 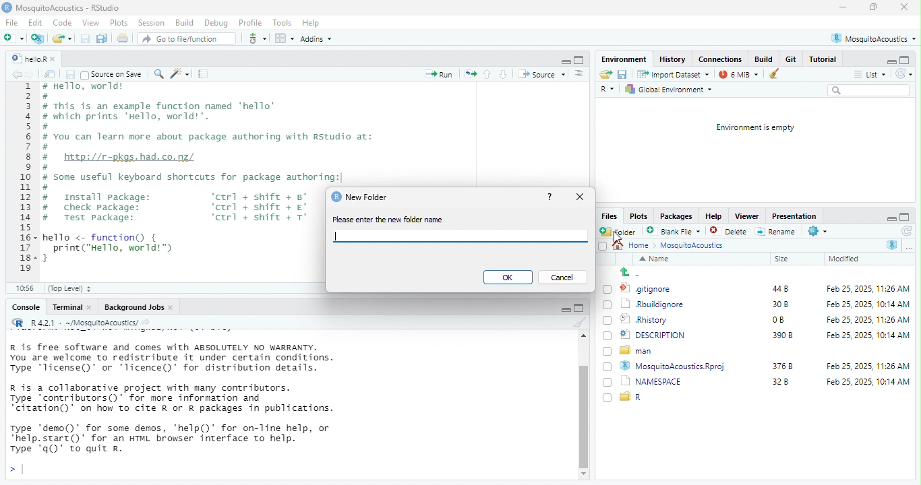 What do you see at coordinates (184, 22) in the screenshot?
I see `Build` at bounding box center [184, 22].